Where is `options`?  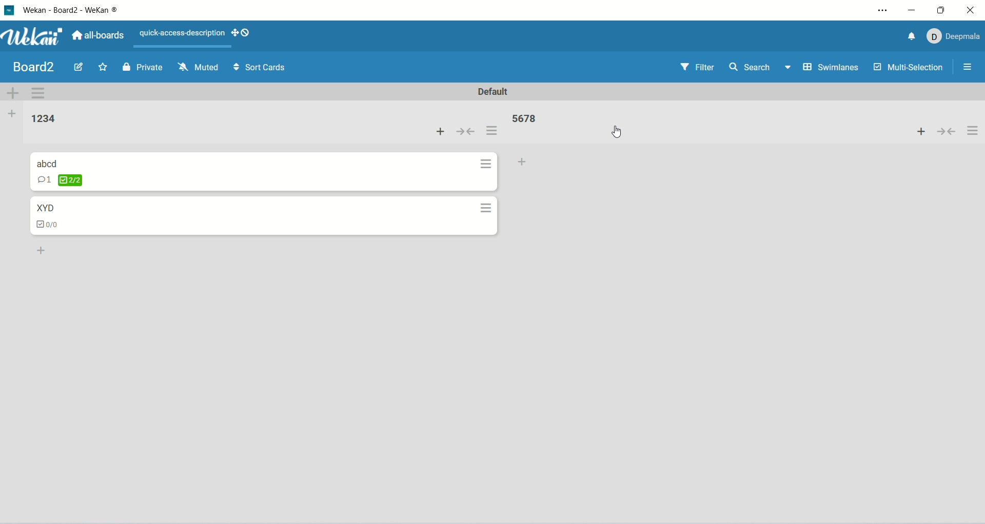 options is located at coordinates (971, 66).